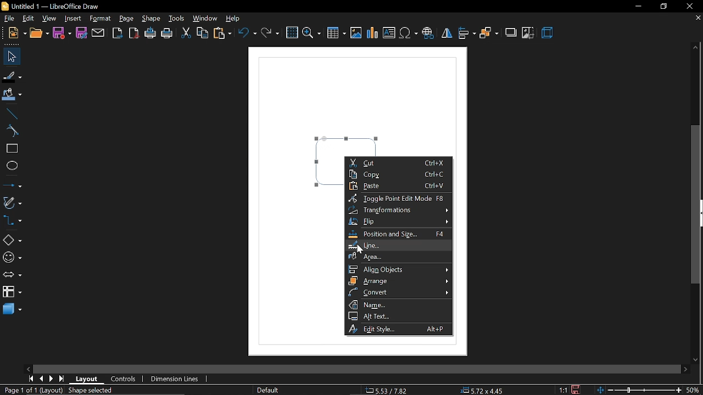  What do you see at coordinates (12, 114) in the screenshot?
I see `line` at bounding box center [12, 114].